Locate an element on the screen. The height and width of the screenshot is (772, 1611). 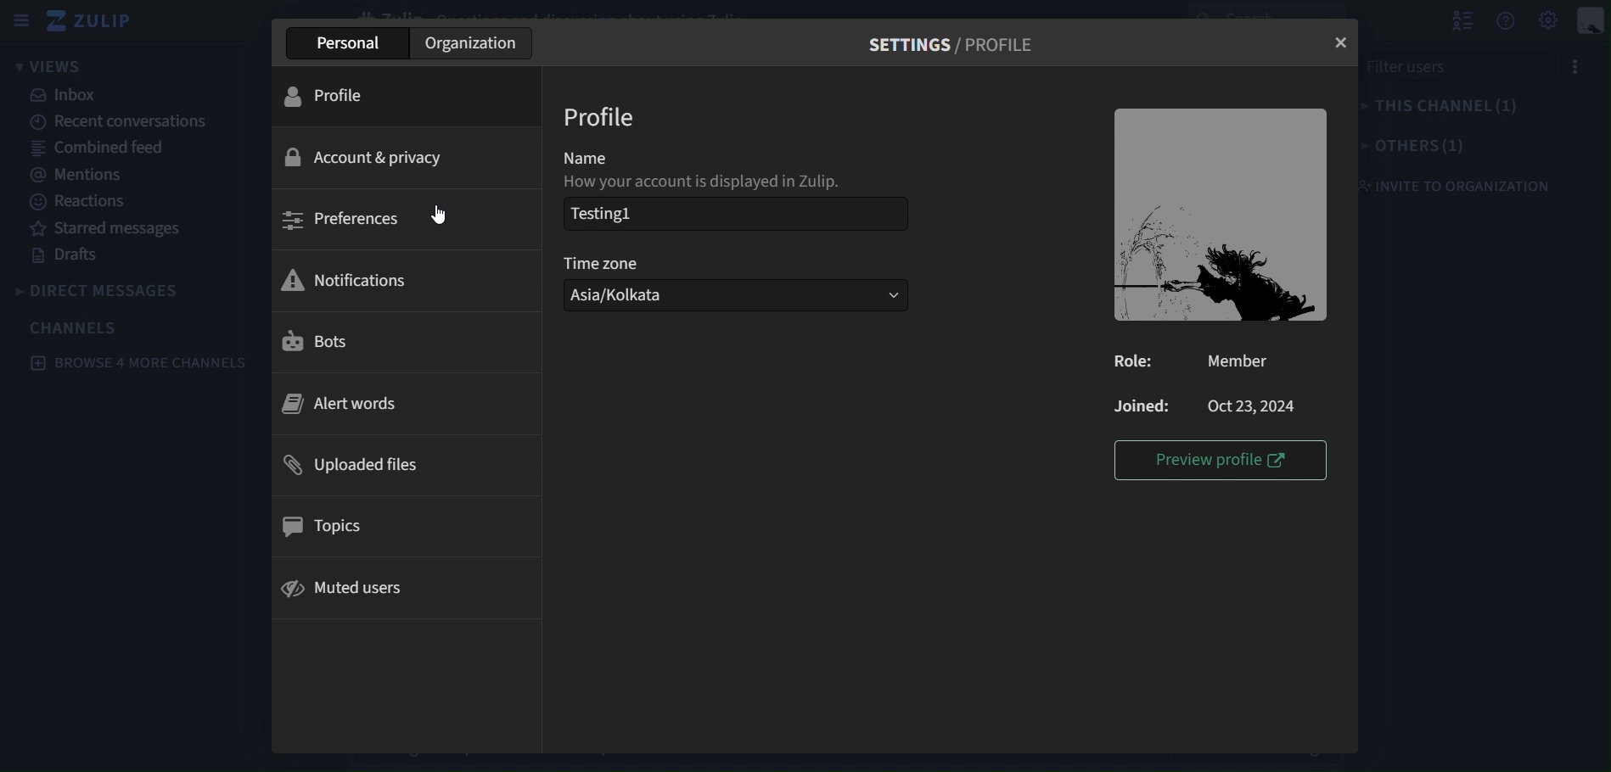
uploaded files is located at coordinates (406, 462).